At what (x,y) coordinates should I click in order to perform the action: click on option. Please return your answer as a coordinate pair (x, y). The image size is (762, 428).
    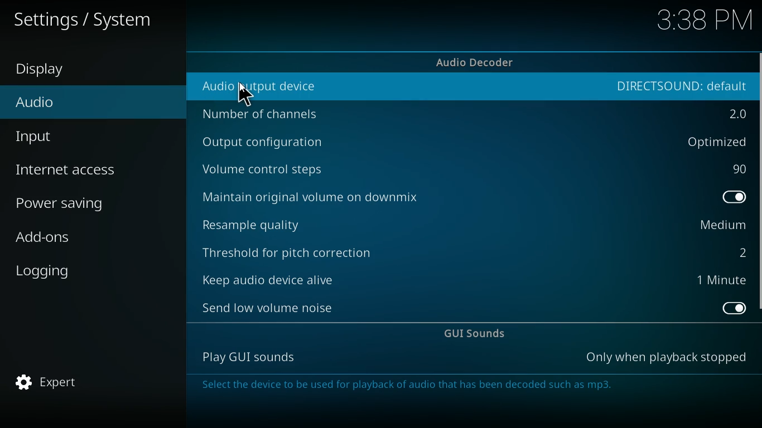
    Looking at the image, I should click on (725, 281).